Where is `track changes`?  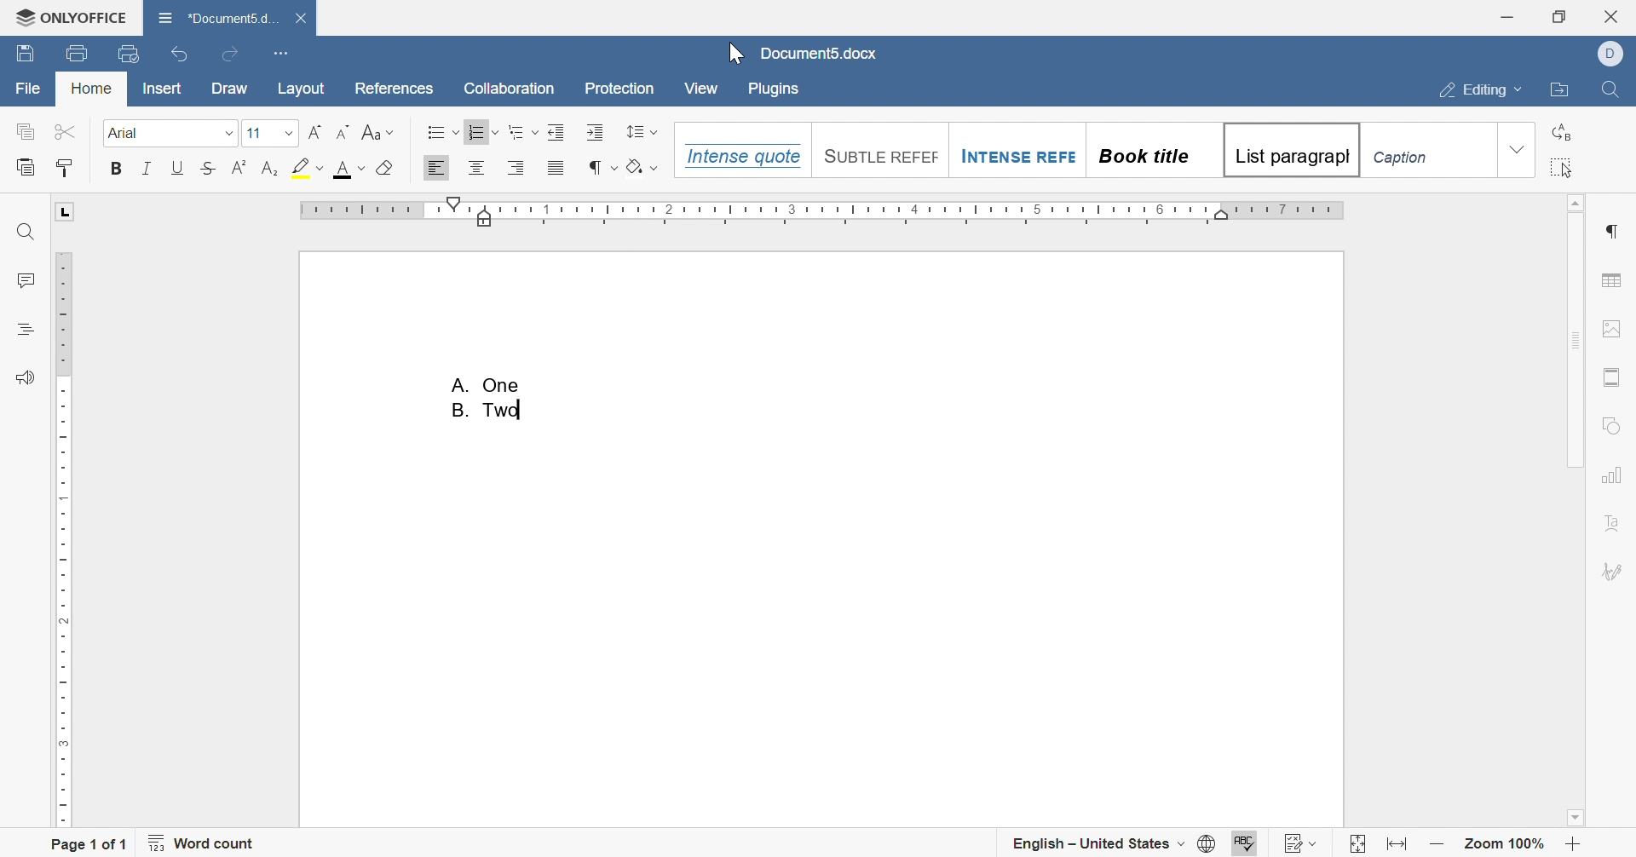 track changes is located at coordinates (1299, 843).